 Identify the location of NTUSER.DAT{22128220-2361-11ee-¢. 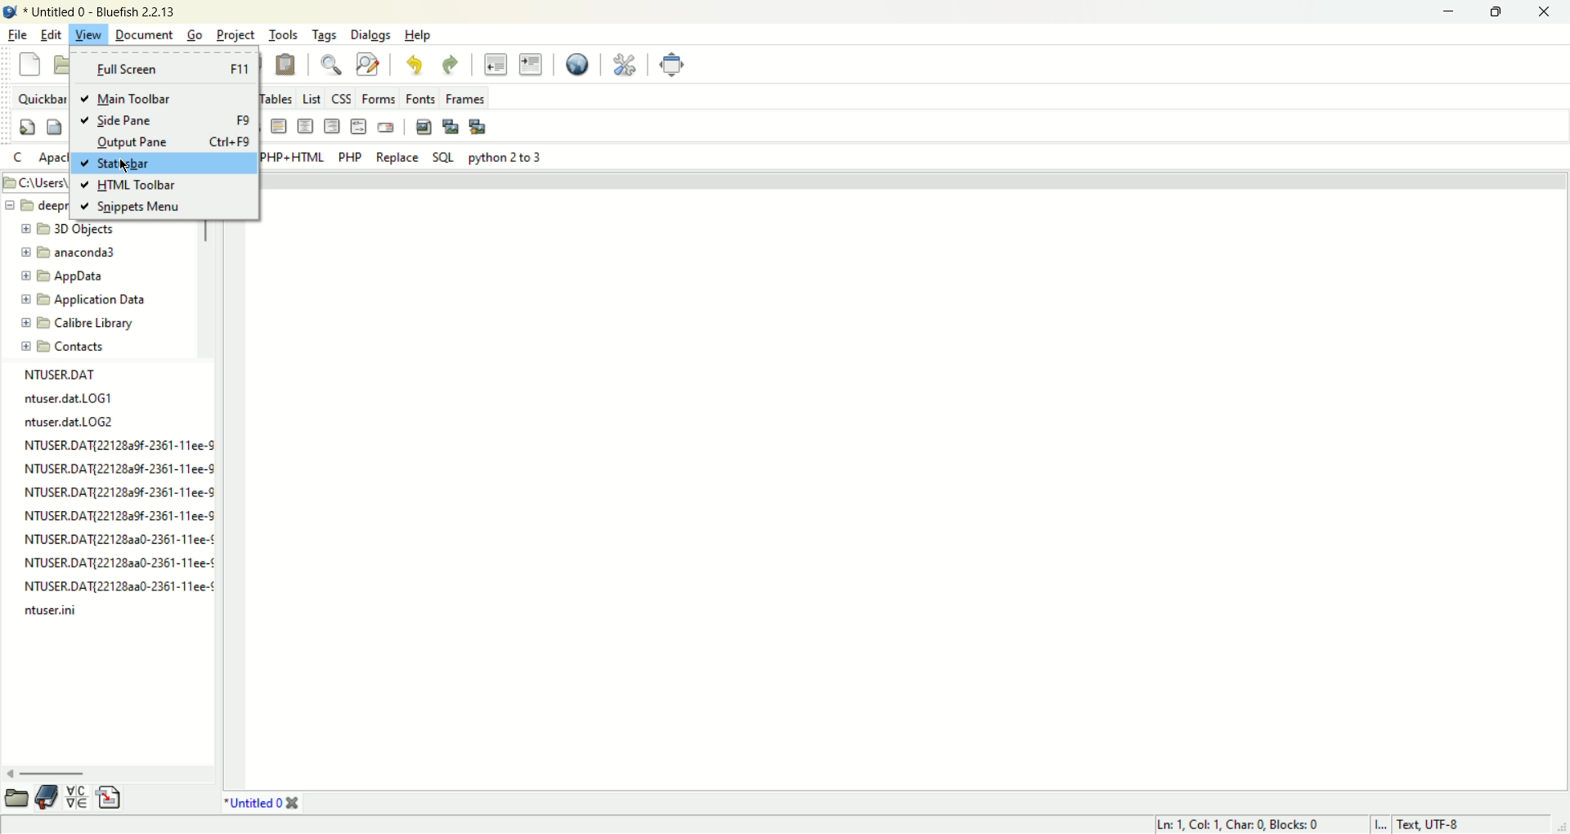
(117, 540).